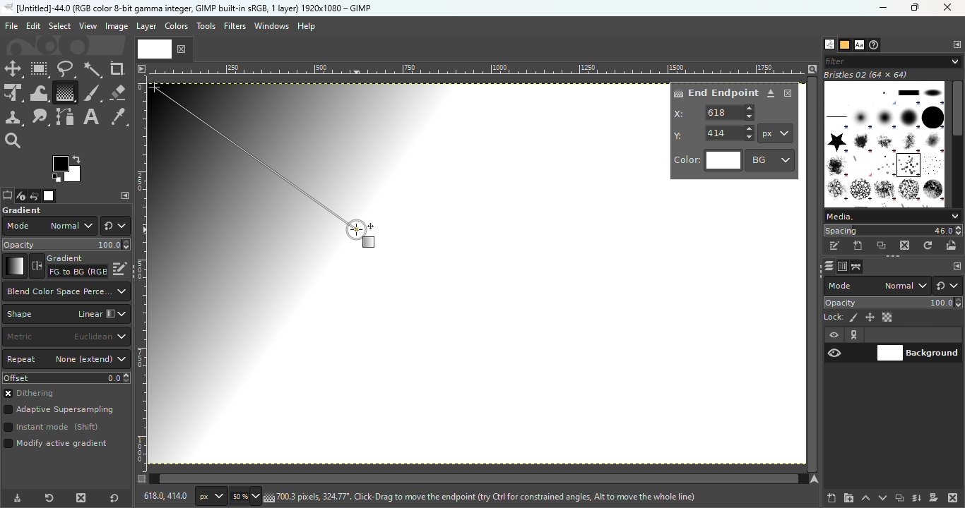  Describe the element at coordinates (125, 195) in the screenshot. I see `Configure this tab` at that location.